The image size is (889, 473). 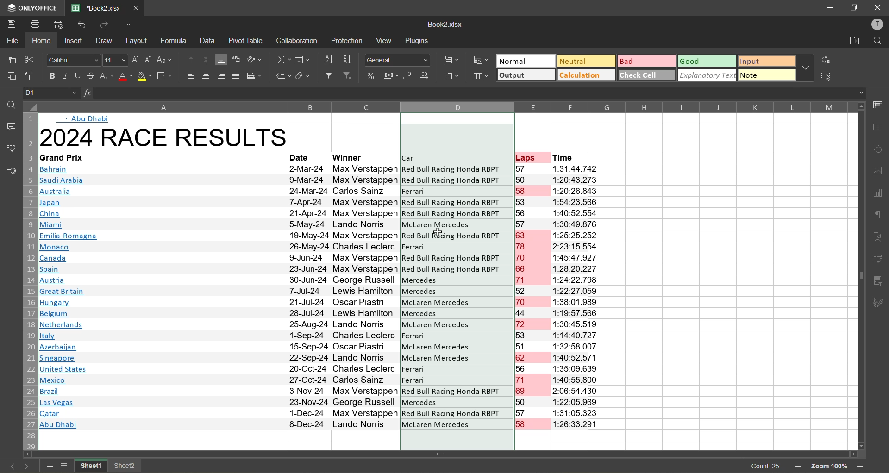 I want to click on named ranges, so click(x=282, y=75).